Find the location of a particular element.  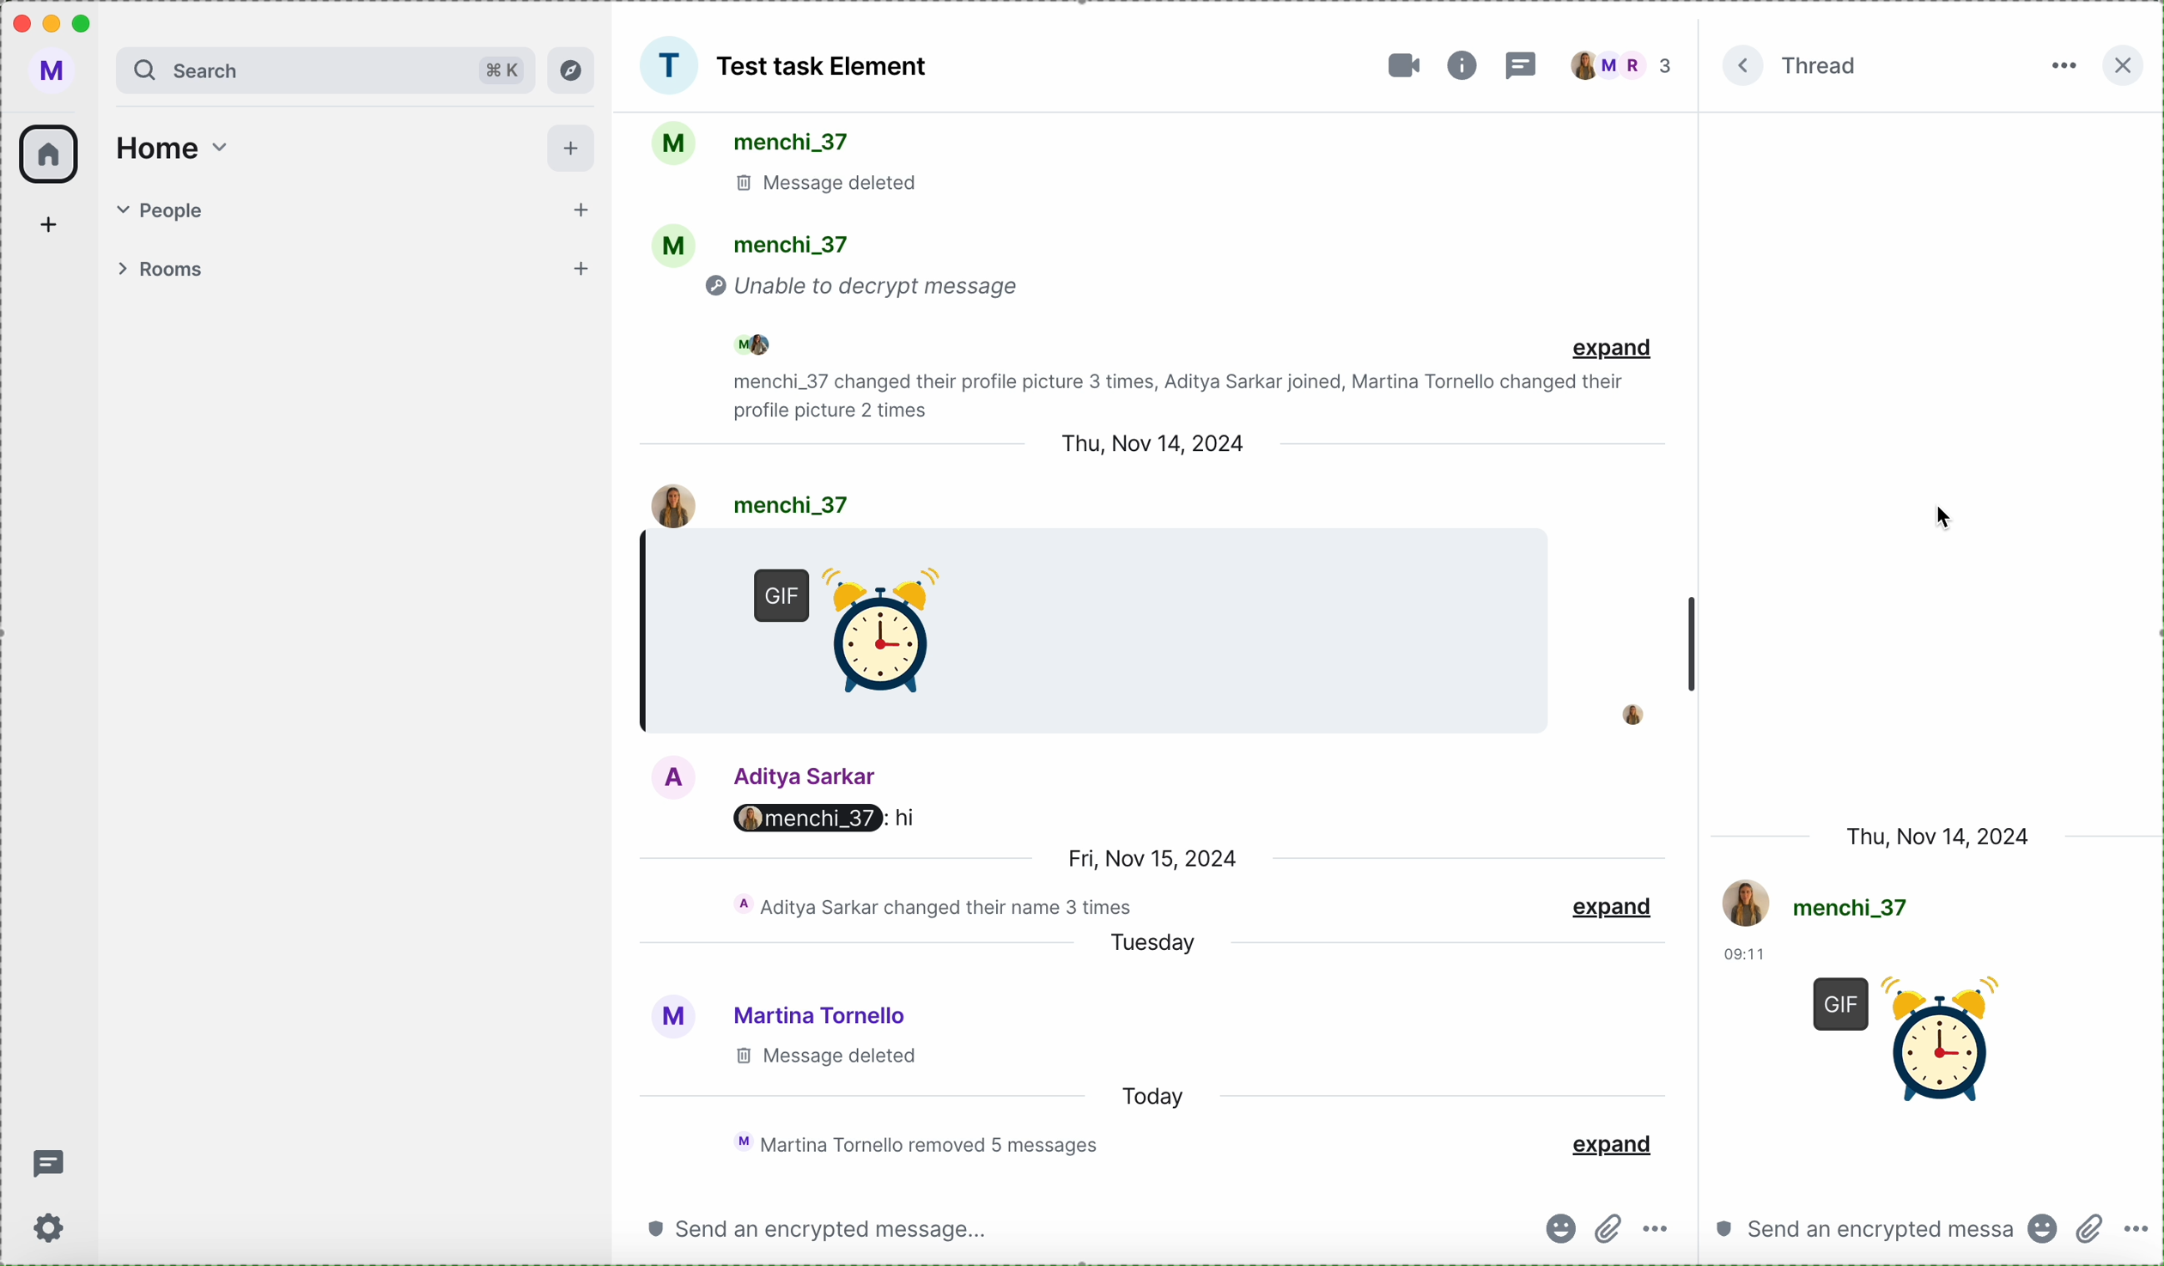

picture group is located at coordinates (668, 65).